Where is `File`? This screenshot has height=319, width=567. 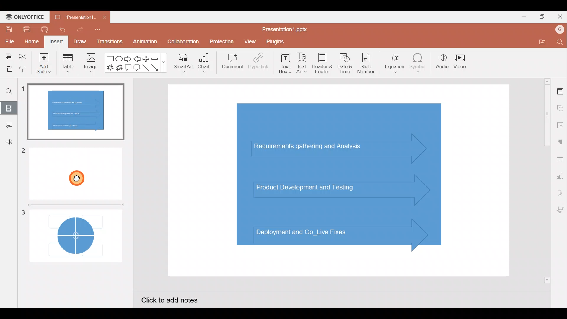
File is located at coordinates (9, 41).